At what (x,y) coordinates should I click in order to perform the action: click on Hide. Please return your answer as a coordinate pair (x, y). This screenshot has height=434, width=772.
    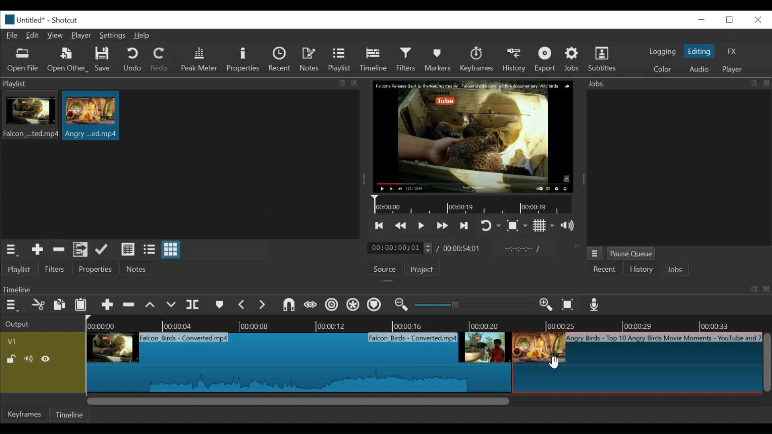
    Looking at the image, I should click on (48, 359).